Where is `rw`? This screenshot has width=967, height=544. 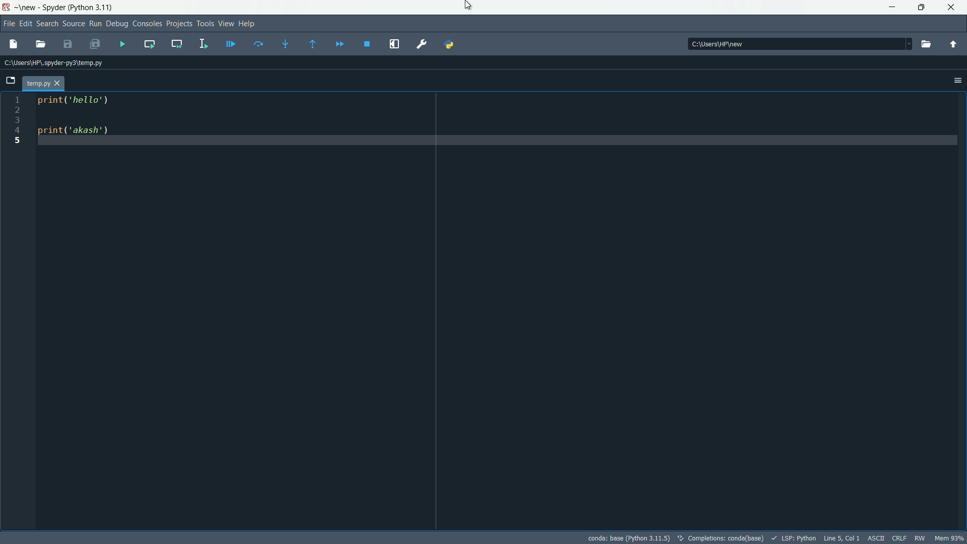 rw is located at coordinates (921, 538).